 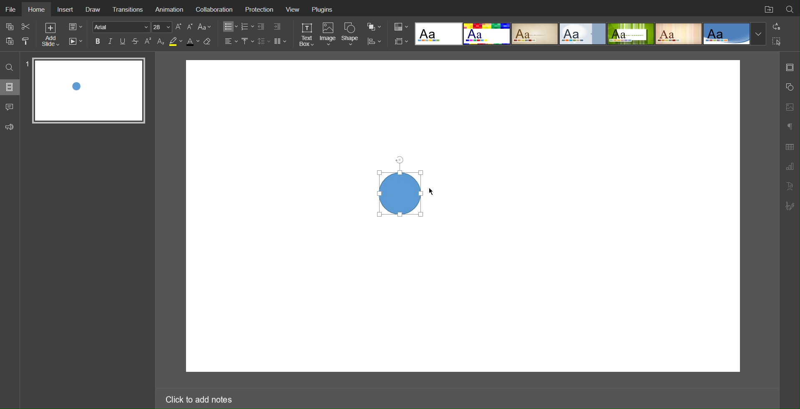 What do you see at coordinates (214, 9) in the screenshot?
I see `Collaboration` at bounding box center [214, 9].